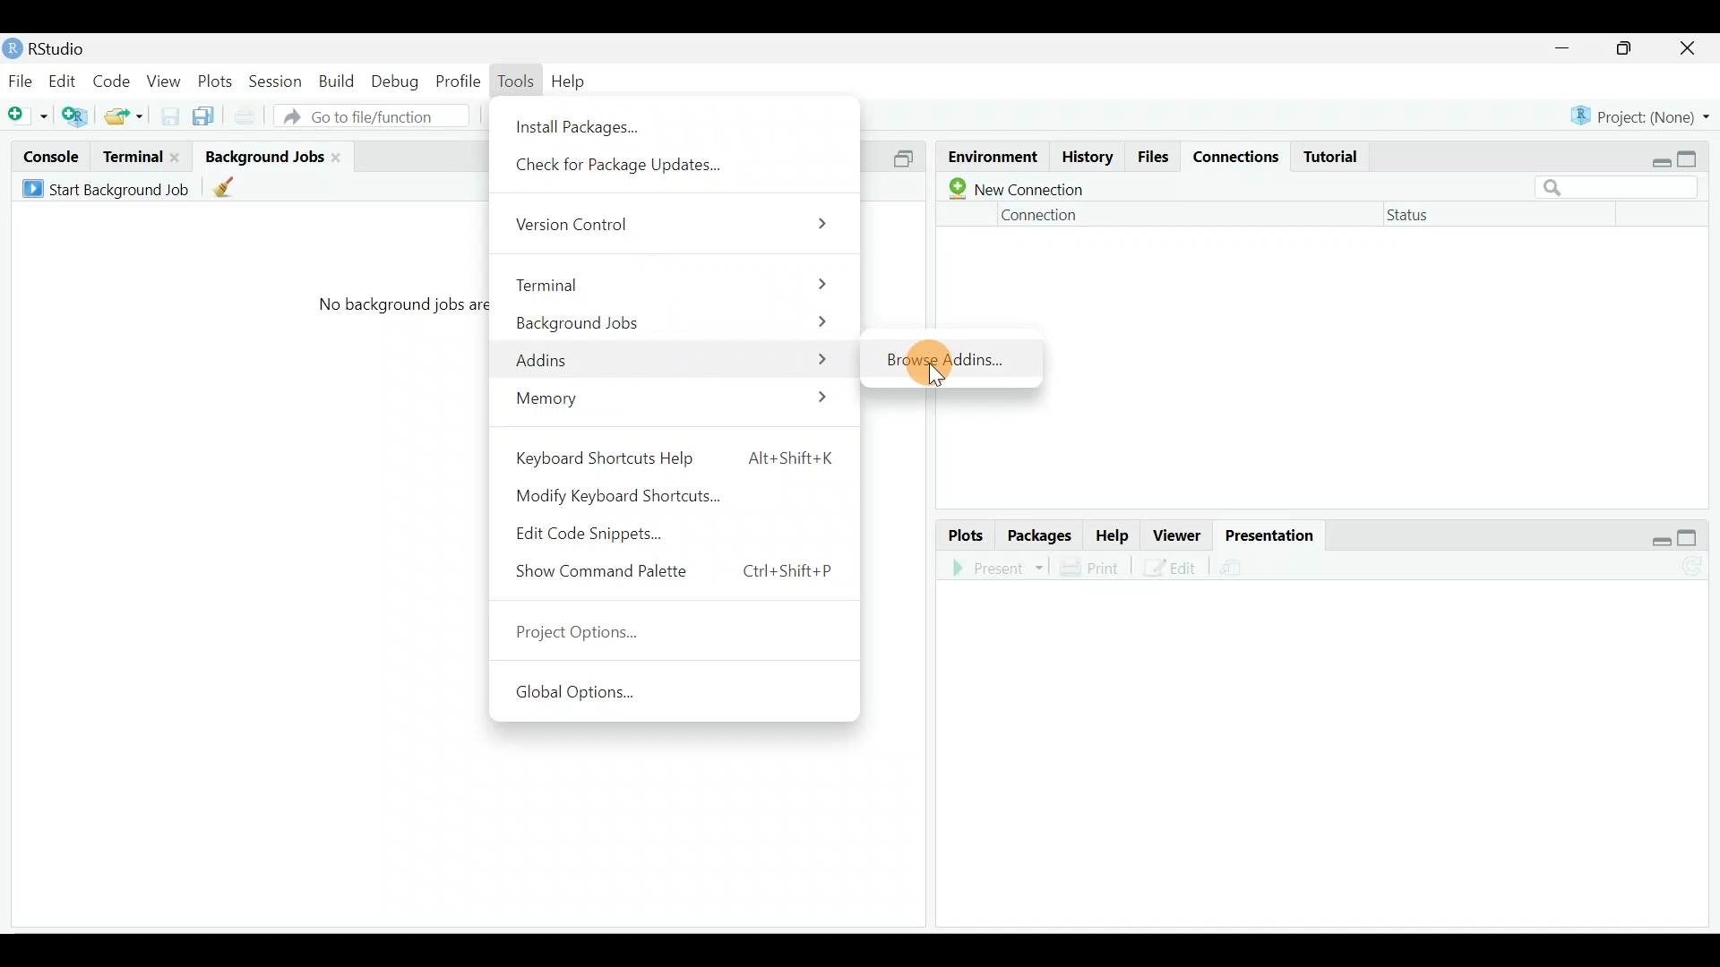 The height and width of the screenshot is (967, 1720). Describe the element at coordinates (21, 81) in the screenshot. I see `File` at that location.